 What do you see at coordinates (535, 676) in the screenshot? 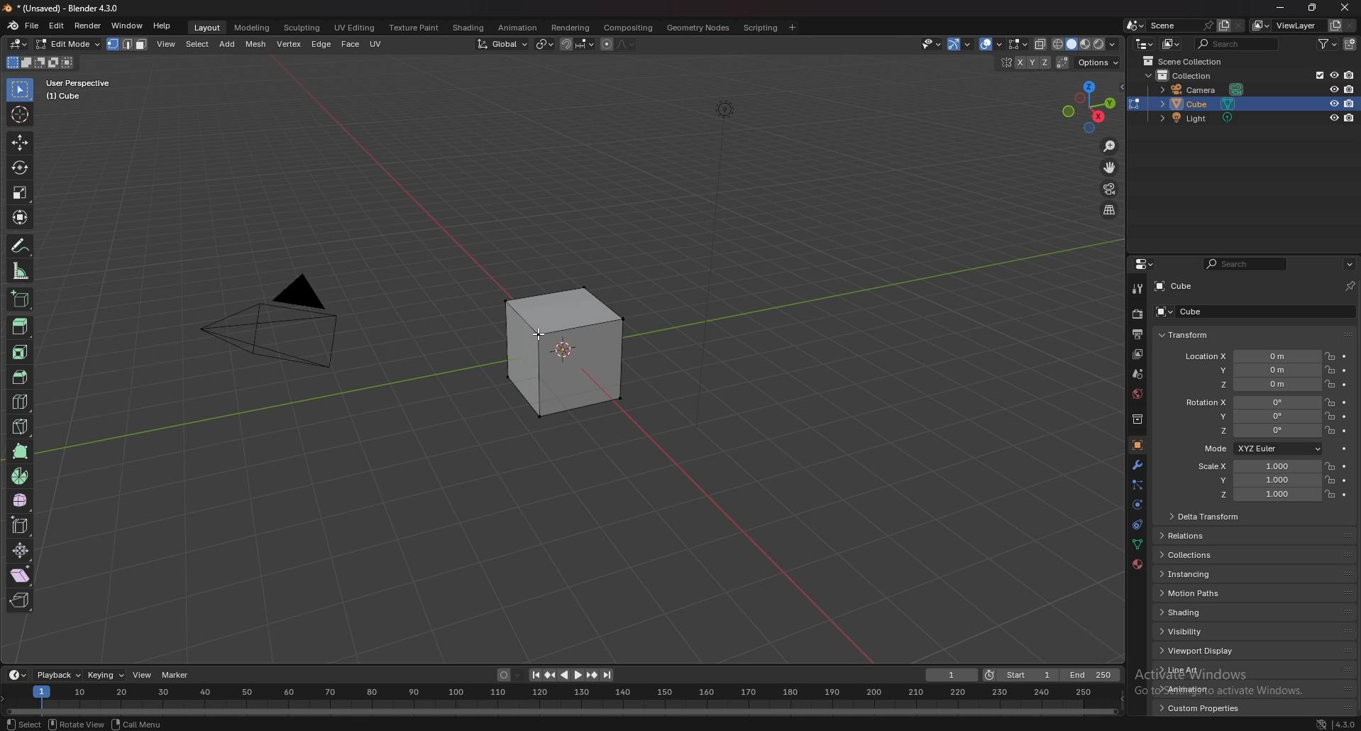
I see `jump to endpoint` at bounding box center [535, 676].